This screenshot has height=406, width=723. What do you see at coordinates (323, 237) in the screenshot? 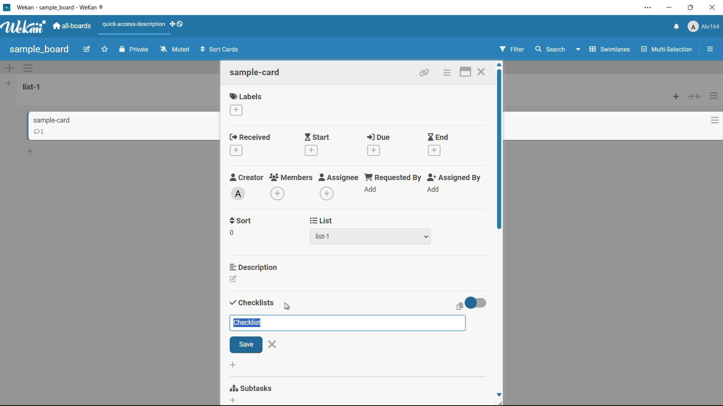
I see `list-1` at bounding box center [323, 237].